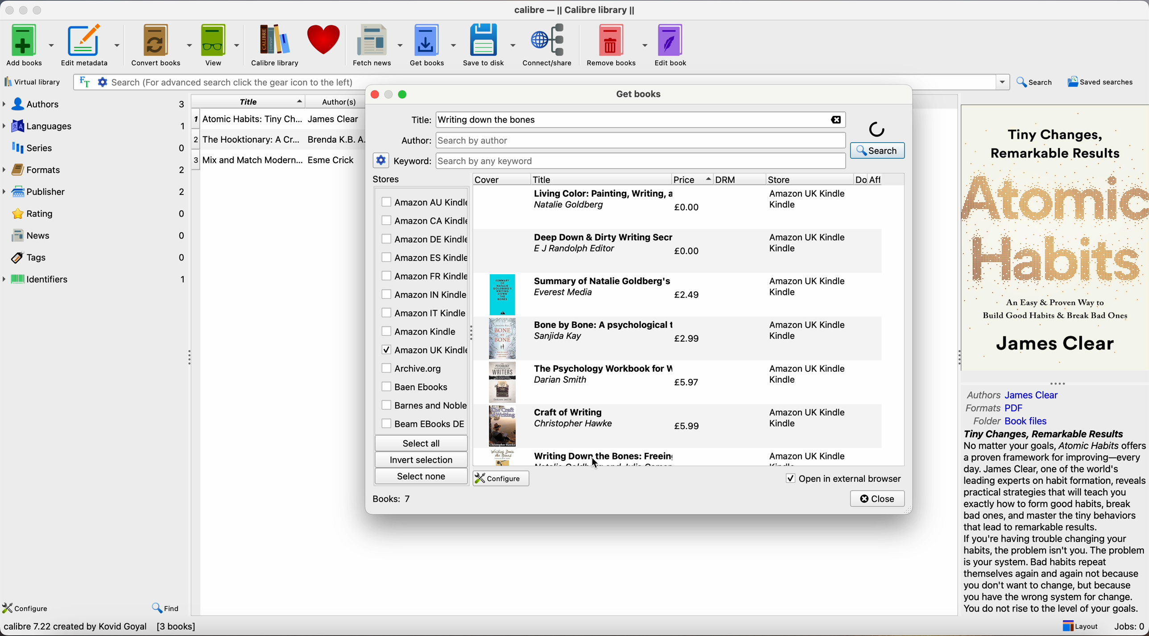 The height and width of the screenshot is (636, 1149). What do you see at coordinates (247, 141) in the screenshot?
I see `The Hooktionary: A Cr...` at bounding box center [247, 141].